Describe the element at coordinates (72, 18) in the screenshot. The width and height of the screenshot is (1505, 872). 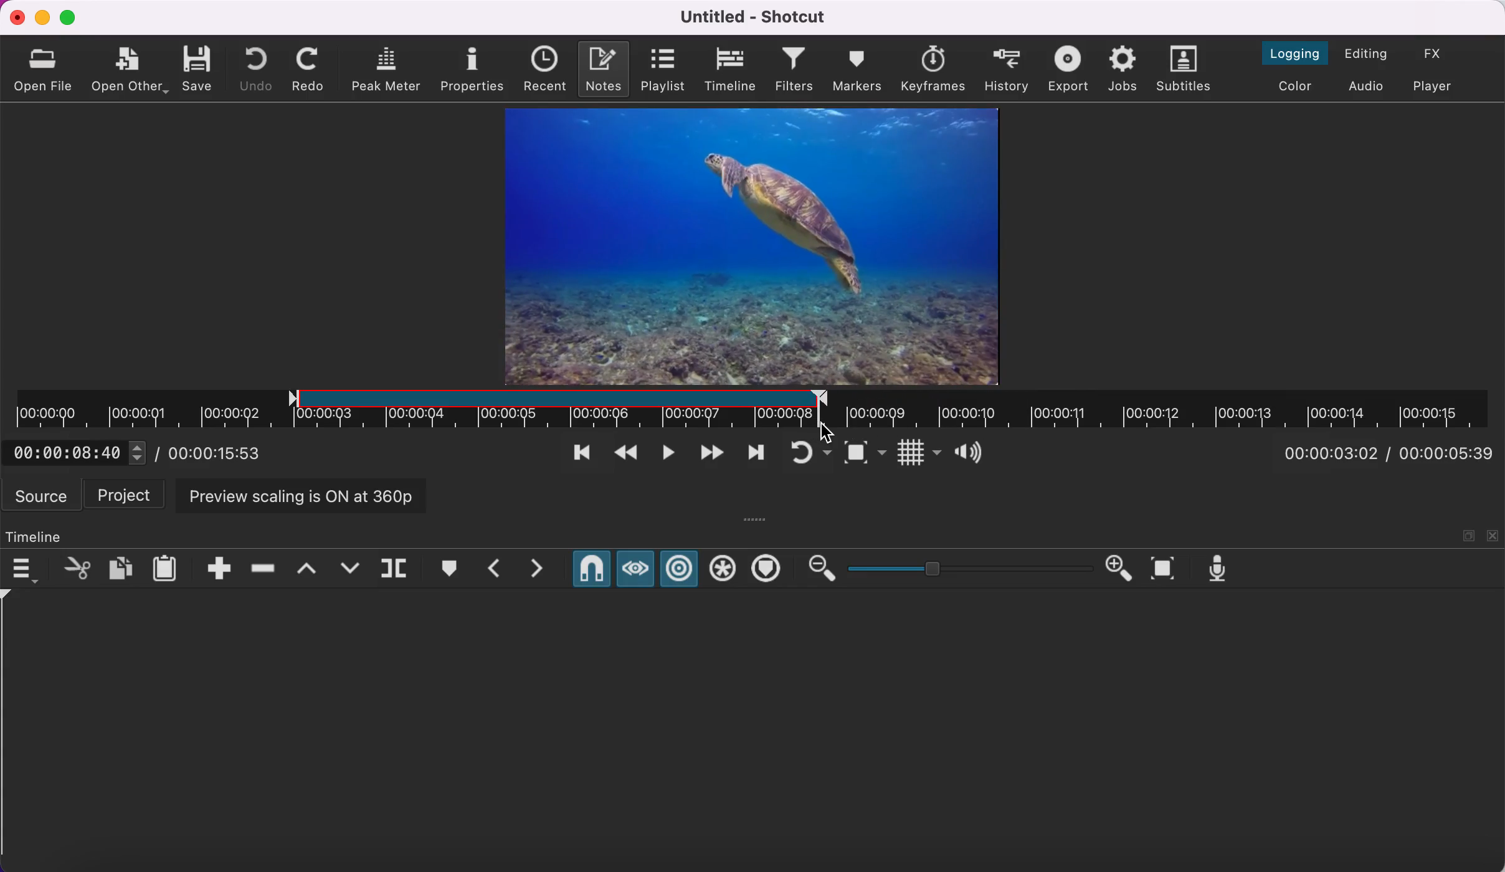
I see `maximize` at that location.